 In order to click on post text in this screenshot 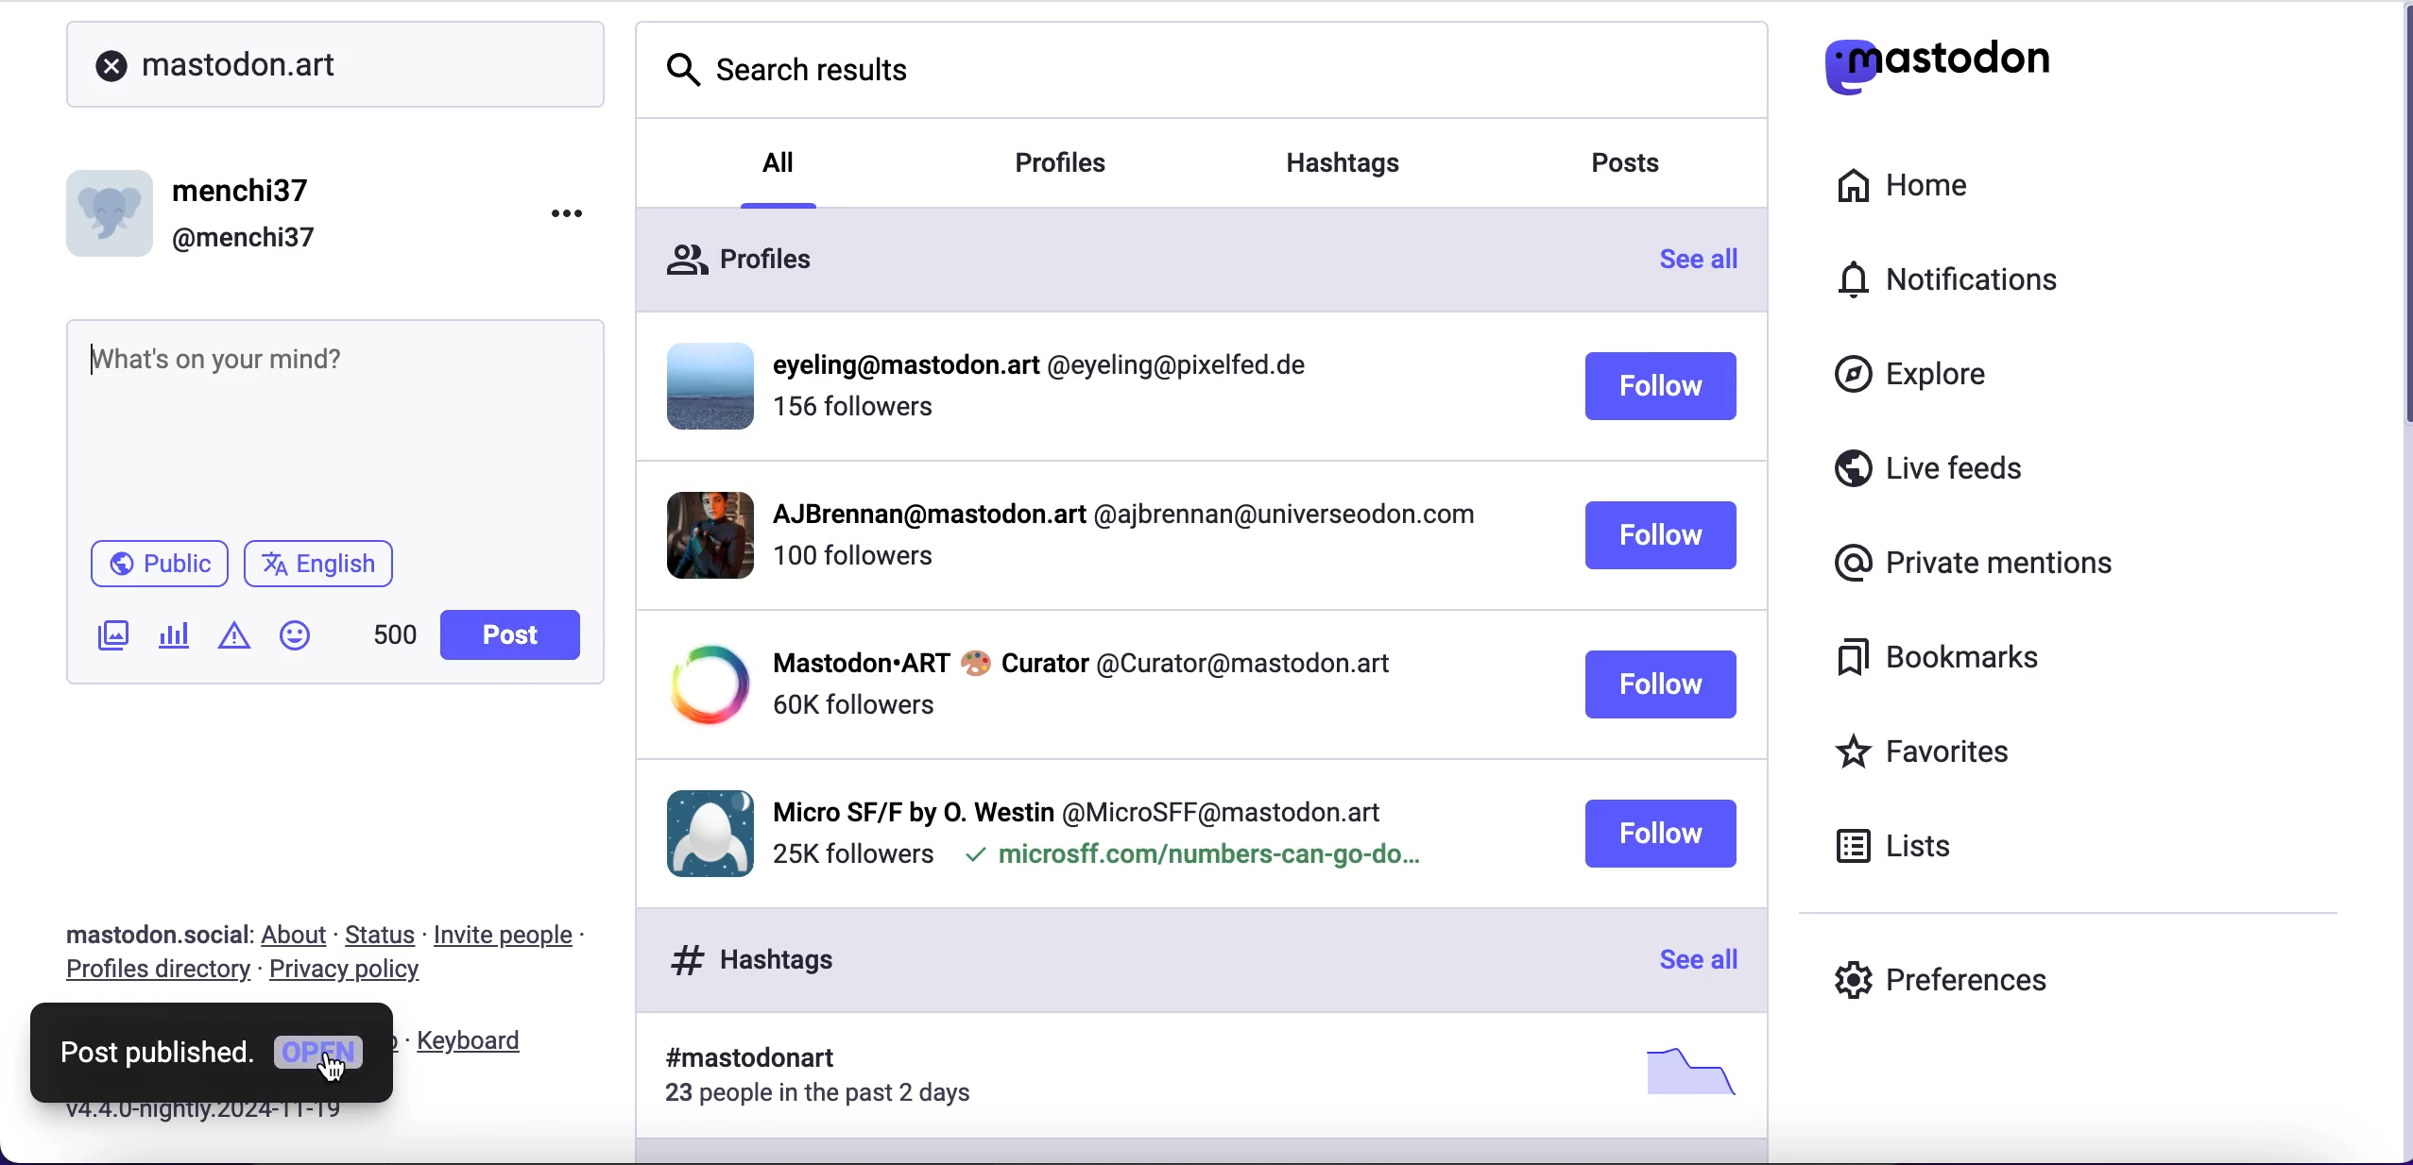, I will do `click(317, 376)`.